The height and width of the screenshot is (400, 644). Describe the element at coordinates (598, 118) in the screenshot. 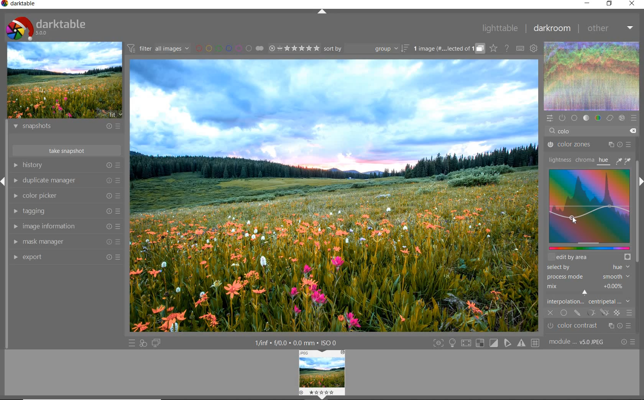

I see `color` at that location.